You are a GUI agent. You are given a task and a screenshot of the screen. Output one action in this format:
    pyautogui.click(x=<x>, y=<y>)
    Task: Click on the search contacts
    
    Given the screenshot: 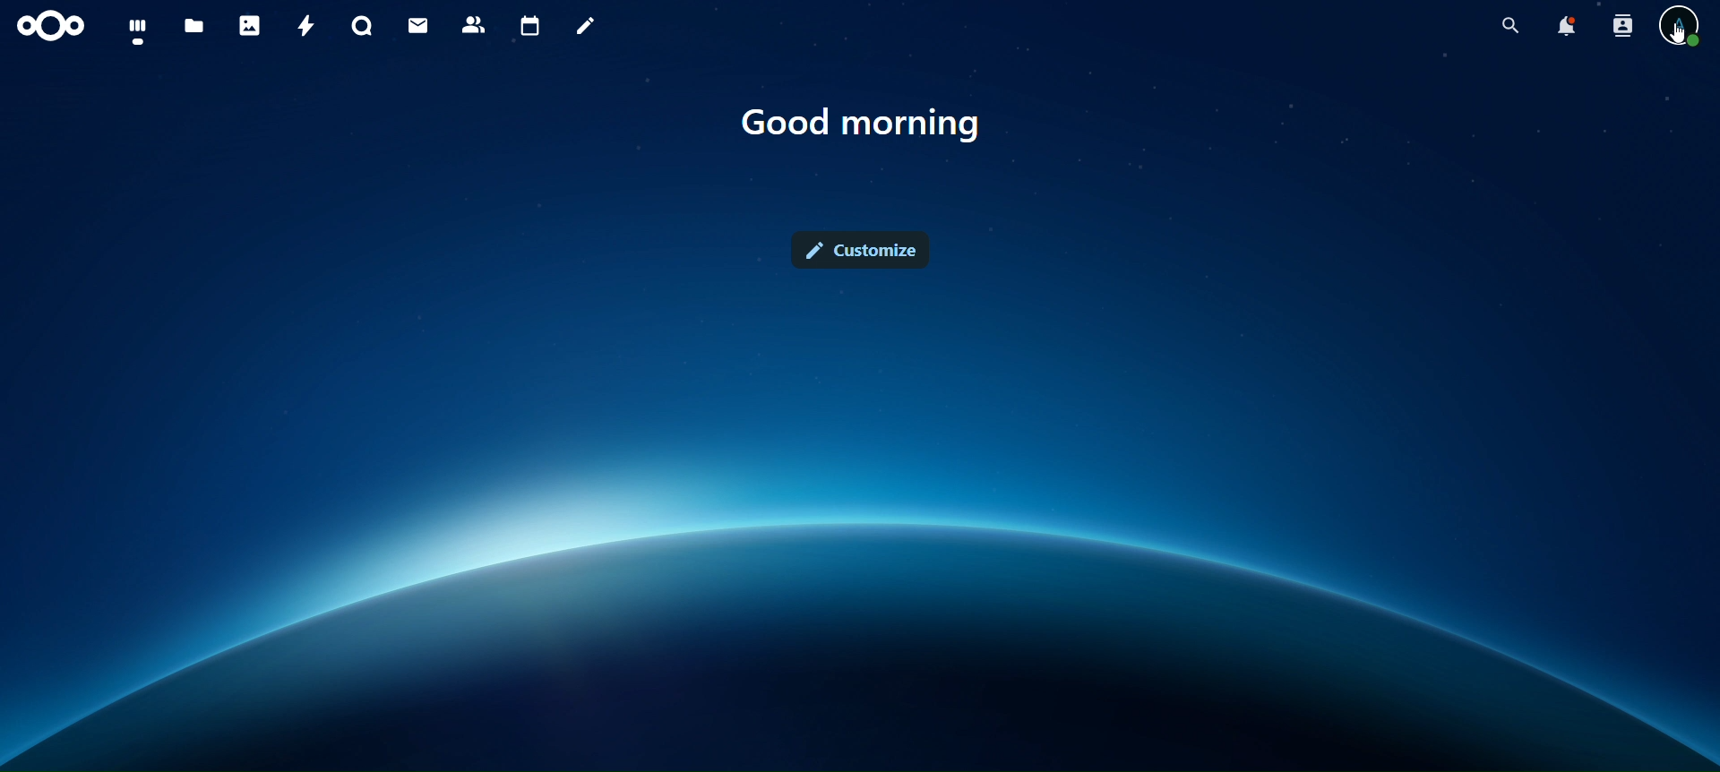 What is the action you would take?
    pyautogui.click(x=1617, y=25)
    